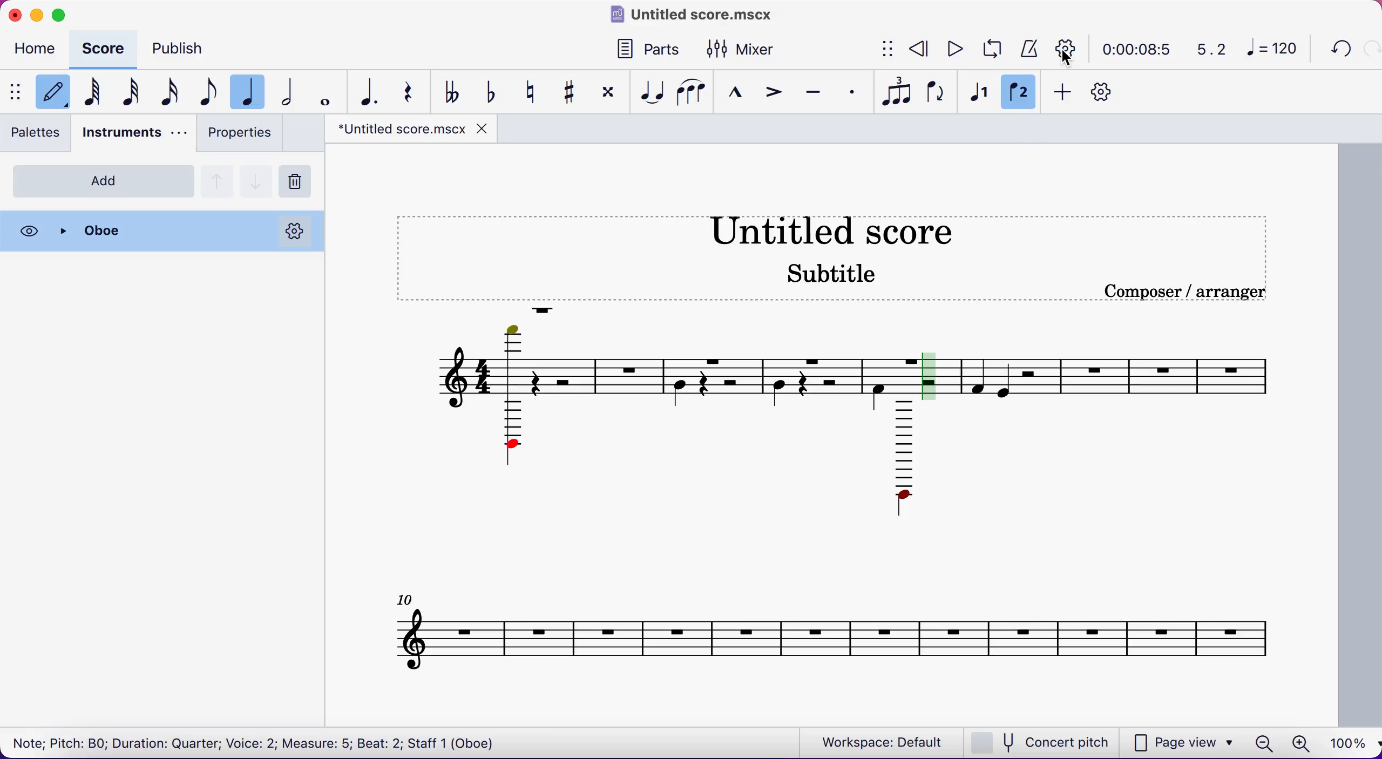 The image size is (1382, 759). Describe the element at coordinates (39, 135) in the screenshot. I see `palettes` at that location.